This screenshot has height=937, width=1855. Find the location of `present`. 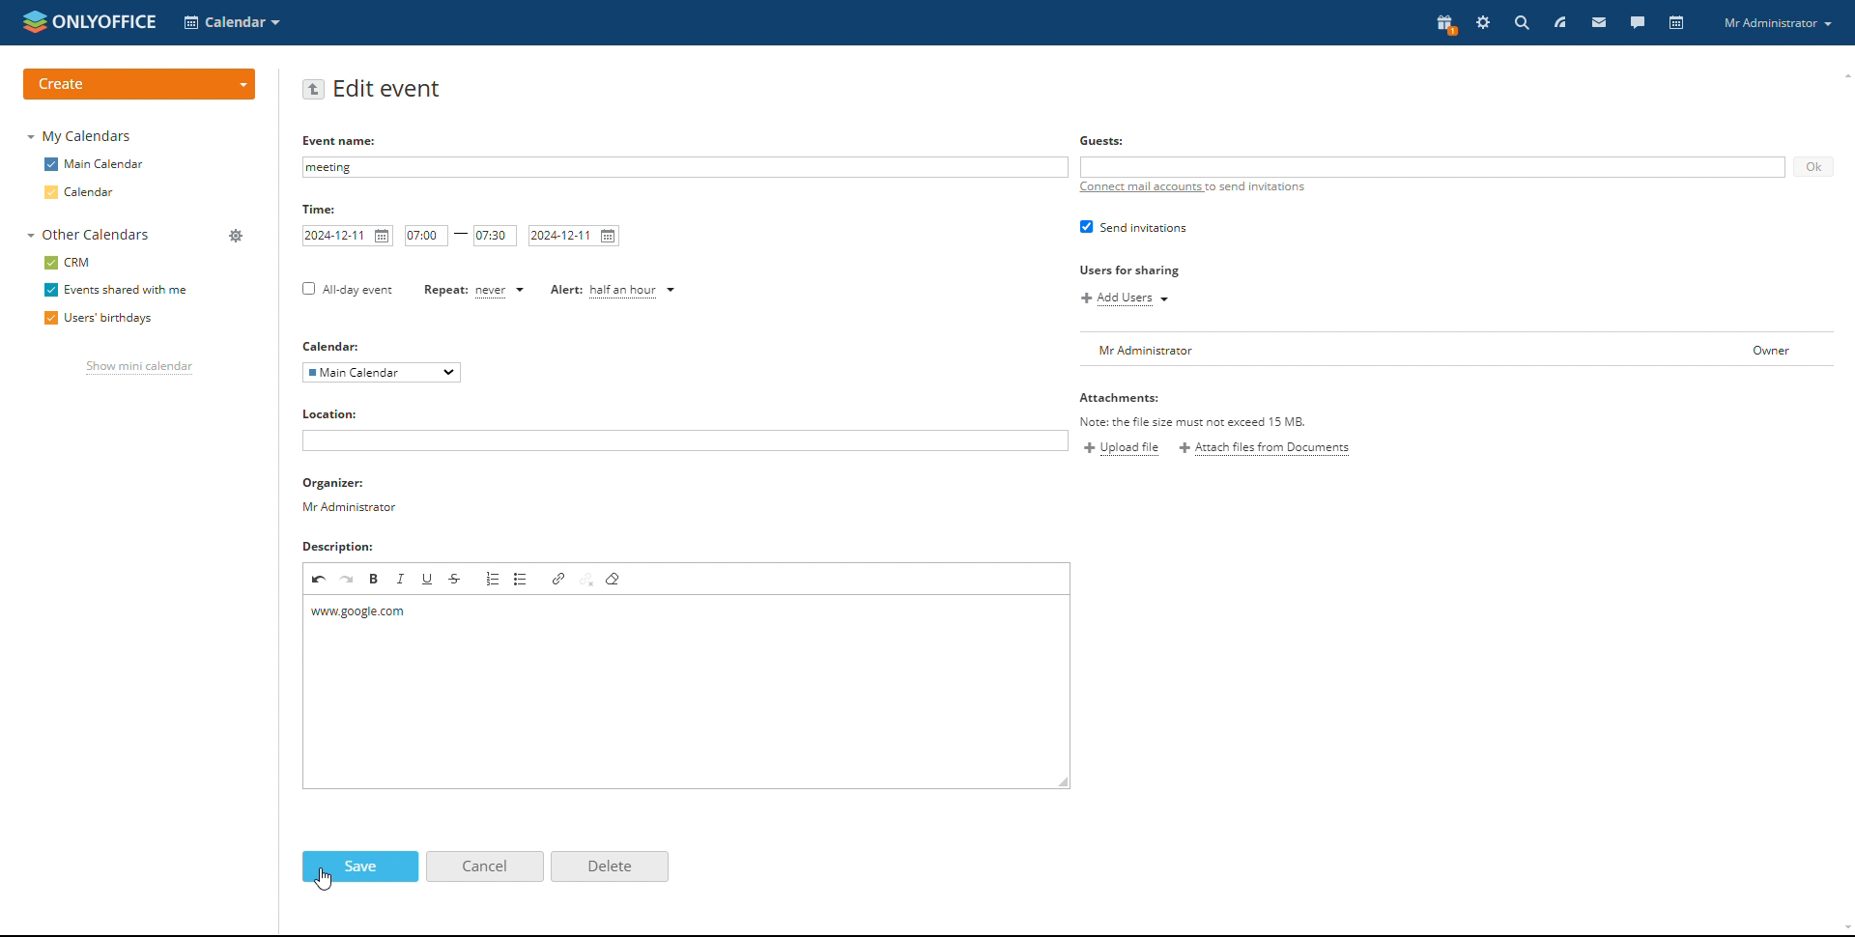

present is located at coordinates (1445, 23).